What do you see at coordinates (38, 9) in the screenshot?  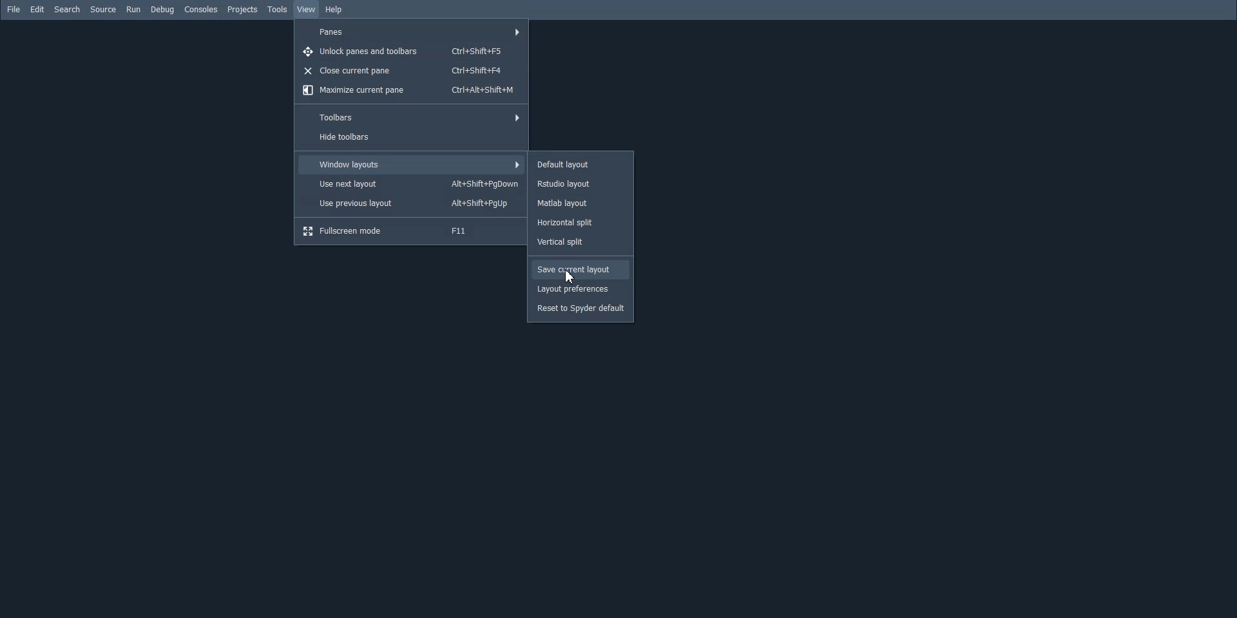 I see `Edit` at bounding box center [38, 9].